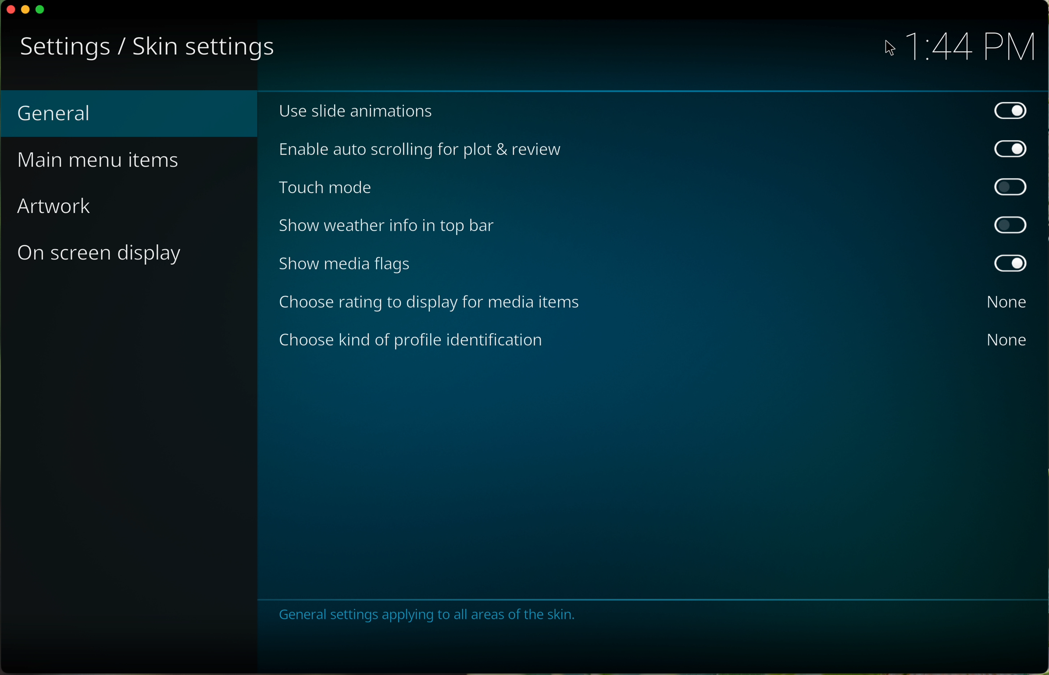 Image resolution: width=1049 pixels, height=675 pixels. What do you see at coordinates (649, 227) in the screenshot?
I see `disable show weather info in top bar` at bounding box center [649, 227].